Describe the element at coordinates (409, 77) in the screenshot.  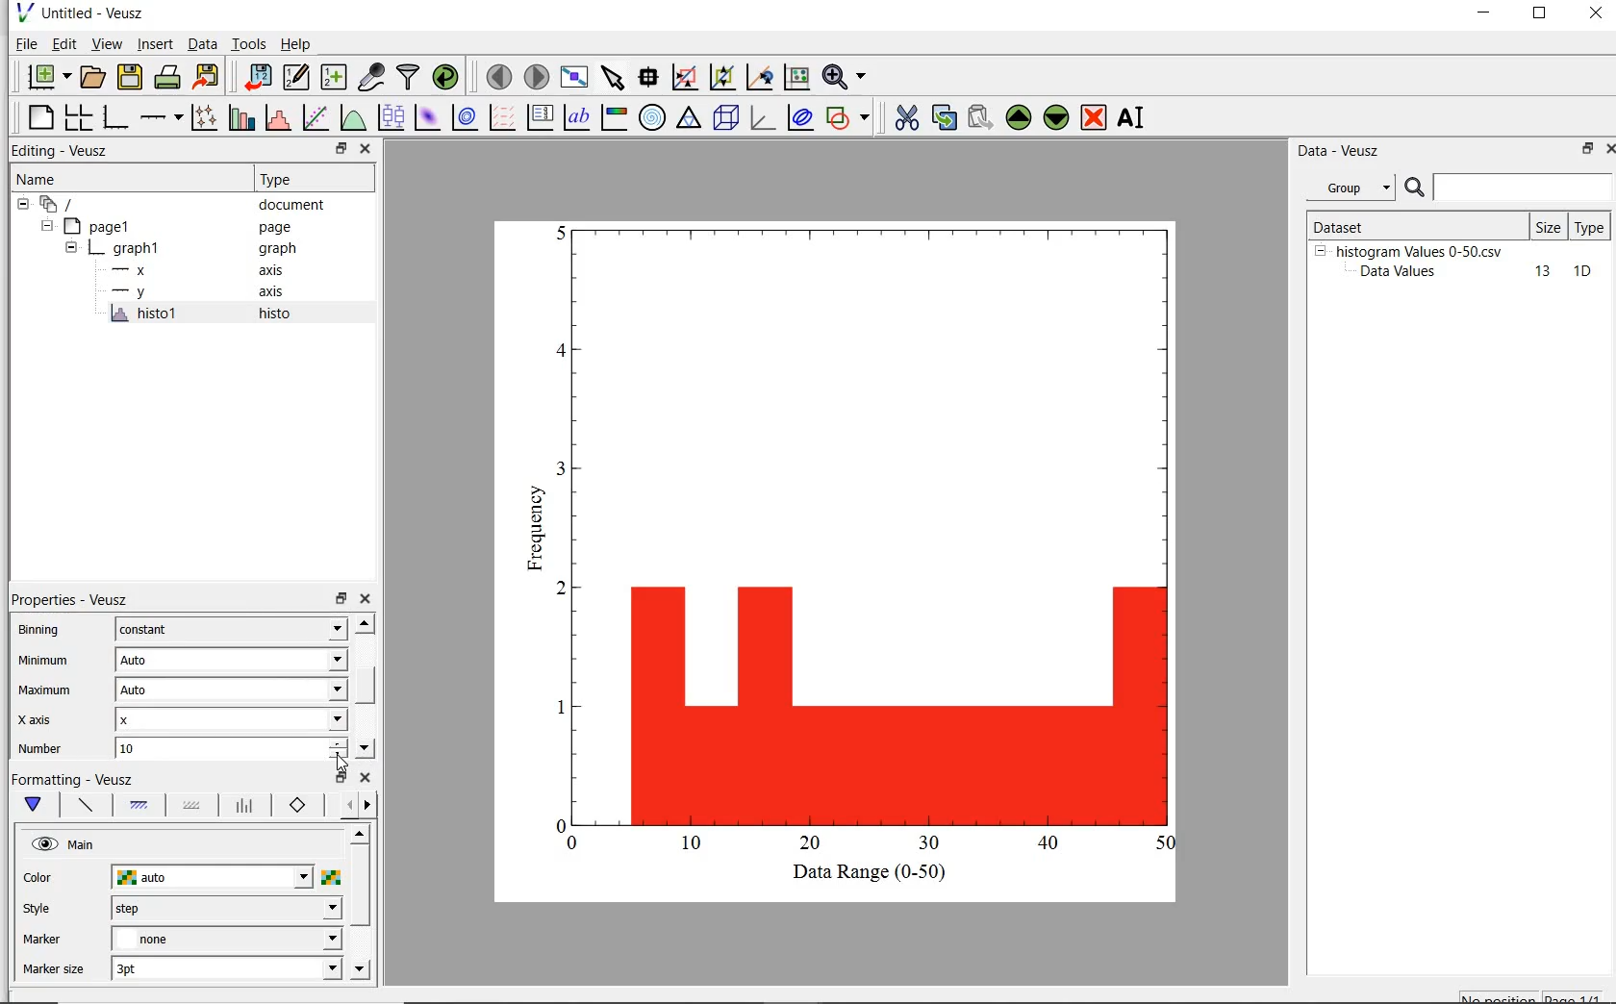
I see `filter data` at that location.